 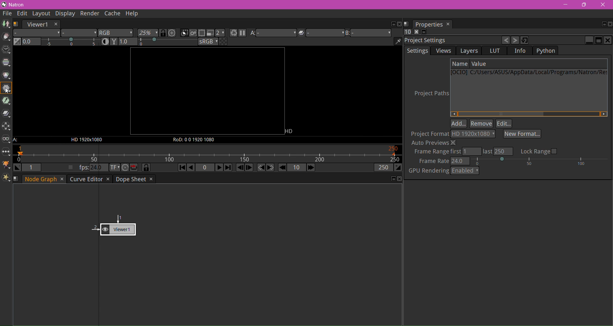 I want to click on Clips the portion of the image displayed on the viewer to the input stream format, so click(x=184, y=33).